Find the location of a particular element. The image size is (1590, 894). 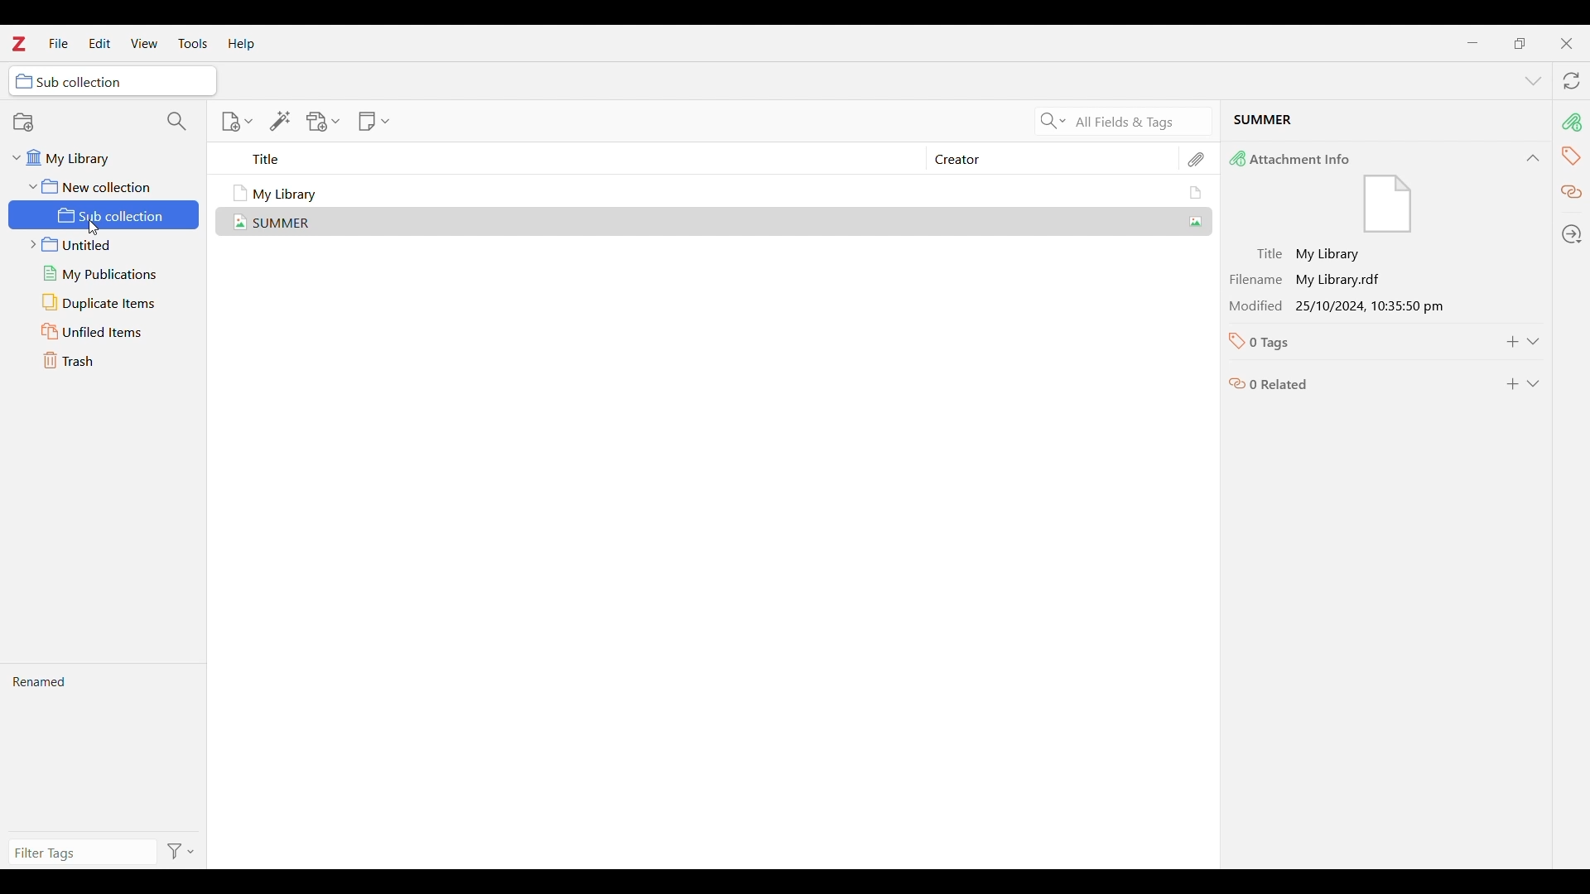

Unfiled items is located at coordinates (105, 331).